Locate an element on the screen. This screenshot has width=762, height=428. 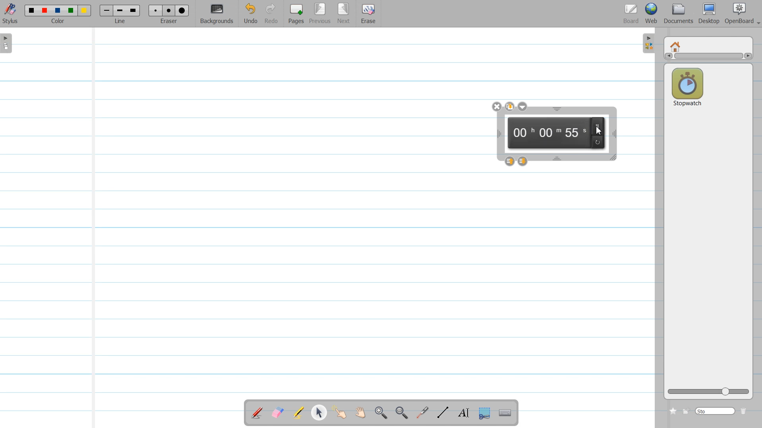
Capture part of the Screen is located at coordinates (486, 413).